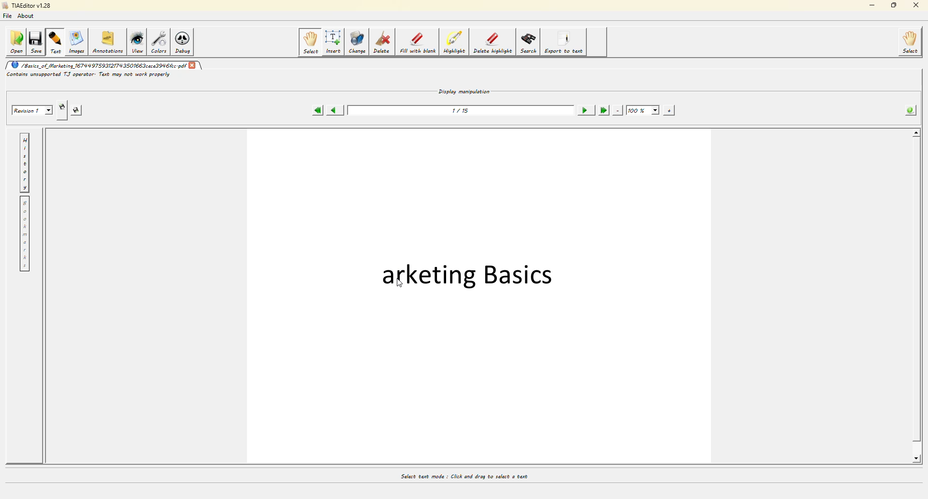 This screenshot has height=499, width=928. Describe the element at coordinates (336, 108) in the screenshot. I see `previous page` at that location.